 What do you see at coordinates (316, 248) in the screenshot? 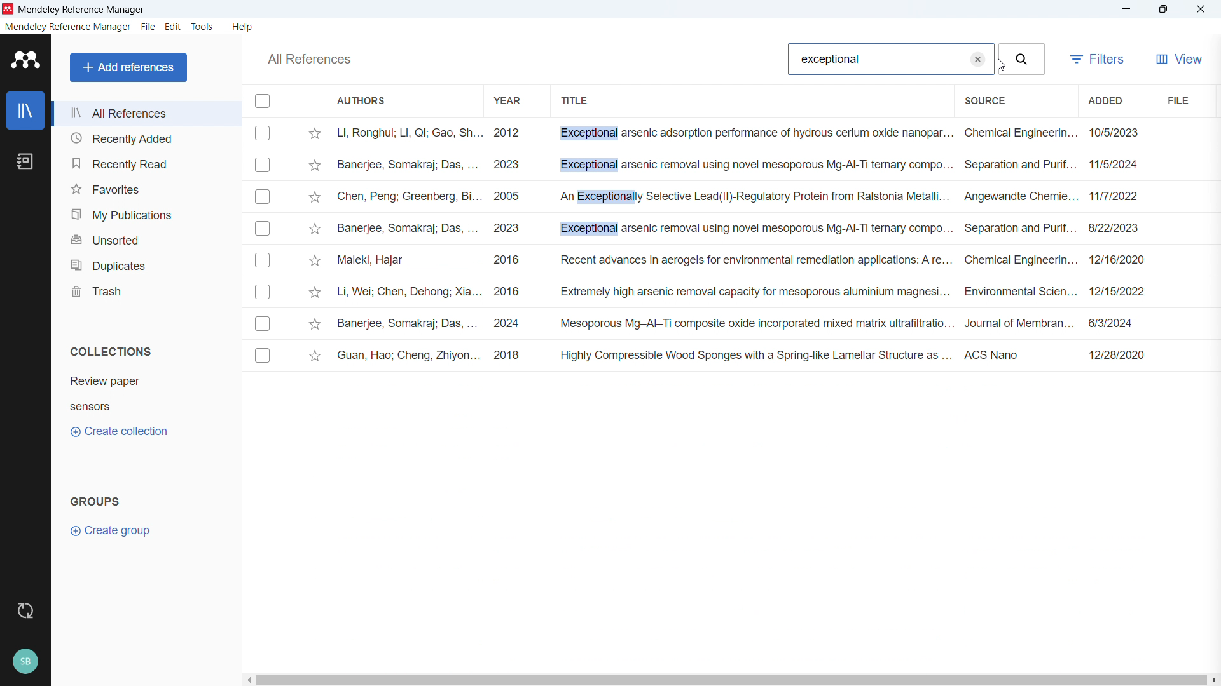
I see `Starmark individual entries ` at bounding box center [316, 248].